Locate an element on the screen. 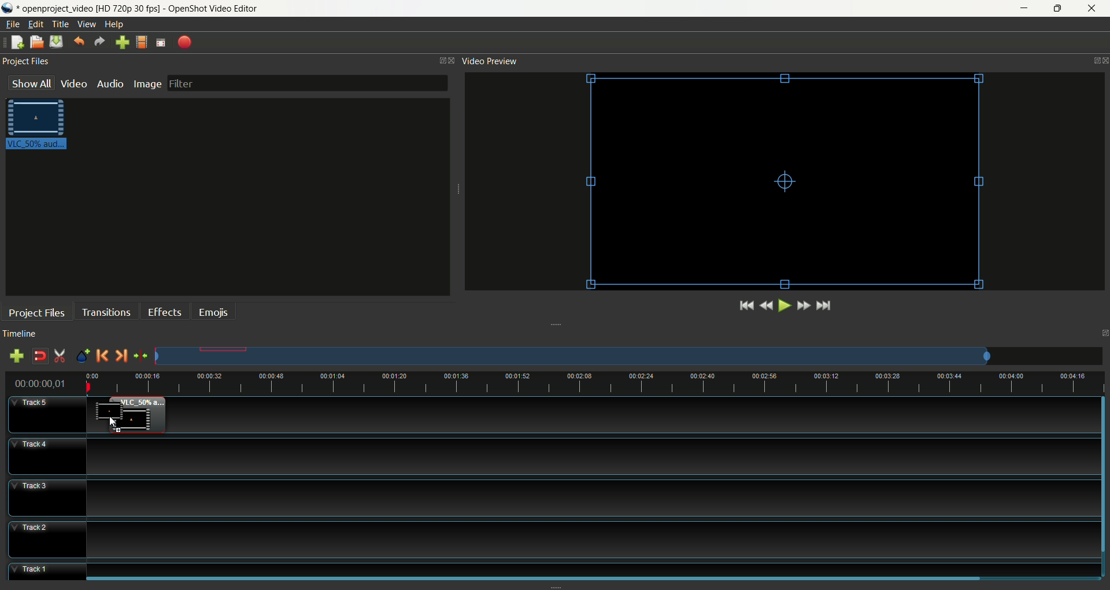 The height and width of the screenshot is (590, 1110). jump to start is located at coordinates (745, 307).